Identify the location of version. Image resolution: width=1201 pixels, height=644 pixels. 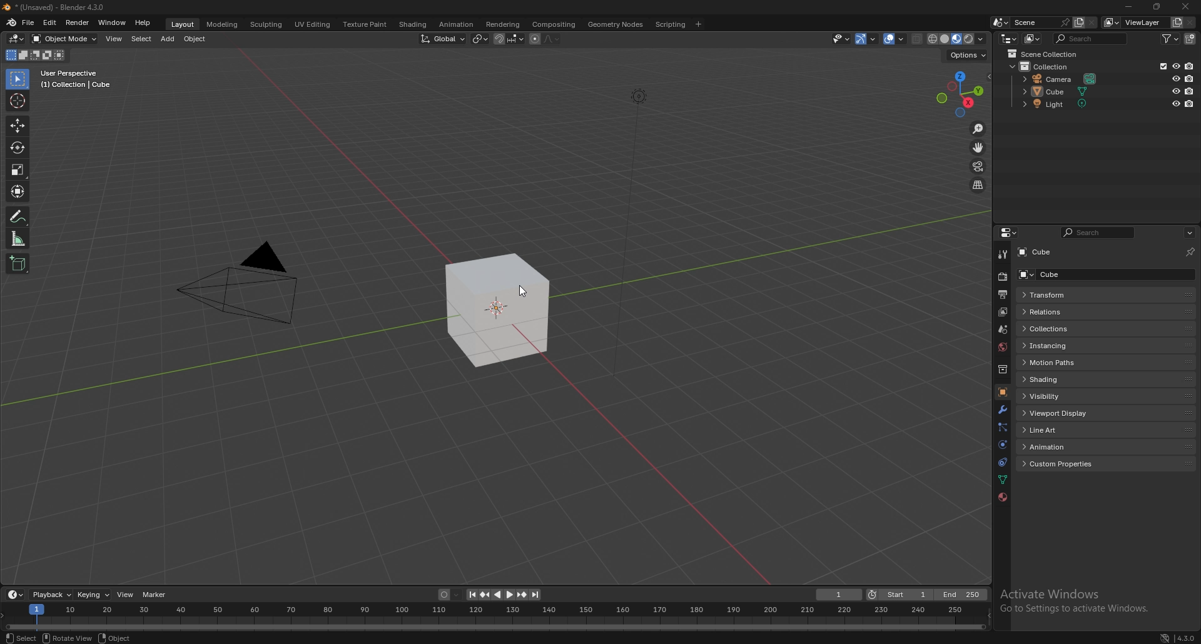
(1186, 638).